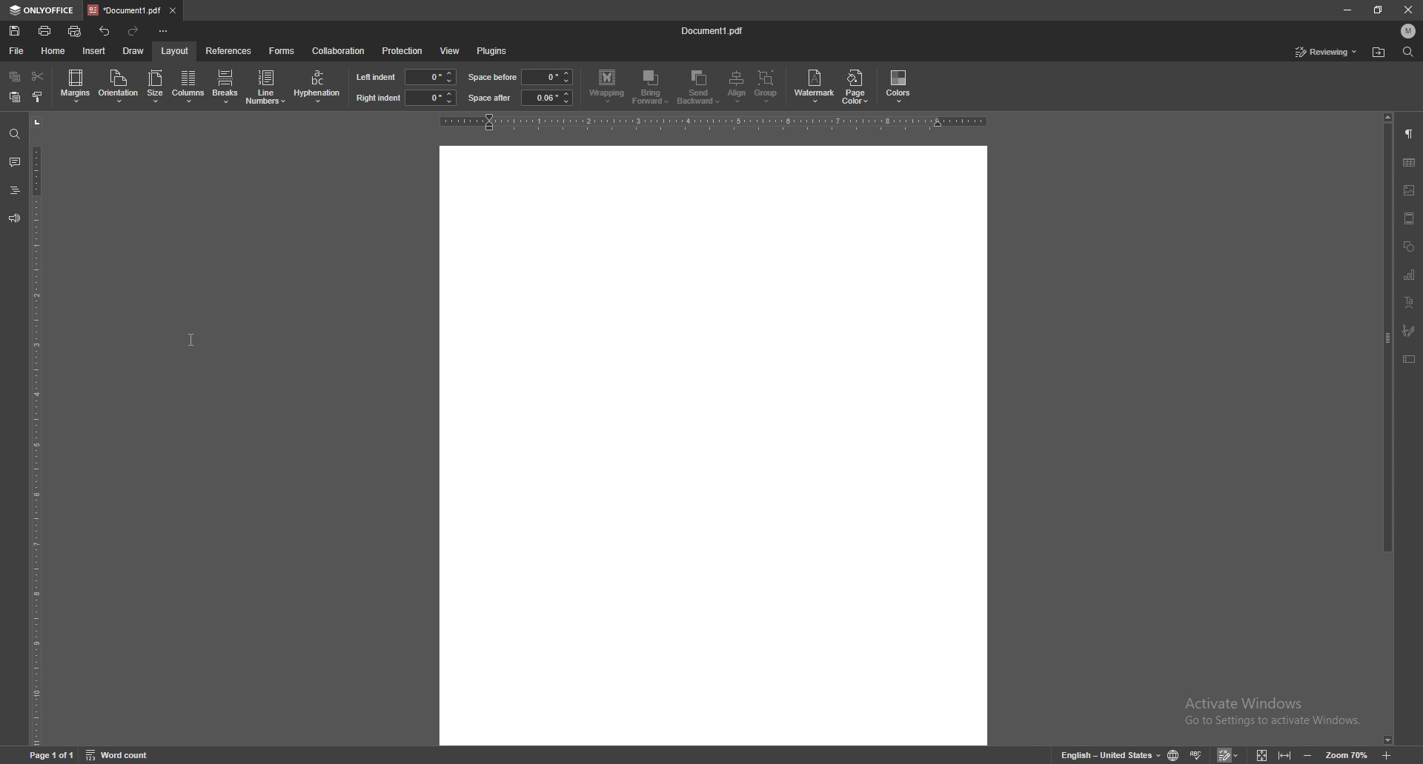 The image size is (1423, 764). What do you see at coordinates (492, 51) in the screenshot?
I see `plugins` at bounding box center [492, 51].